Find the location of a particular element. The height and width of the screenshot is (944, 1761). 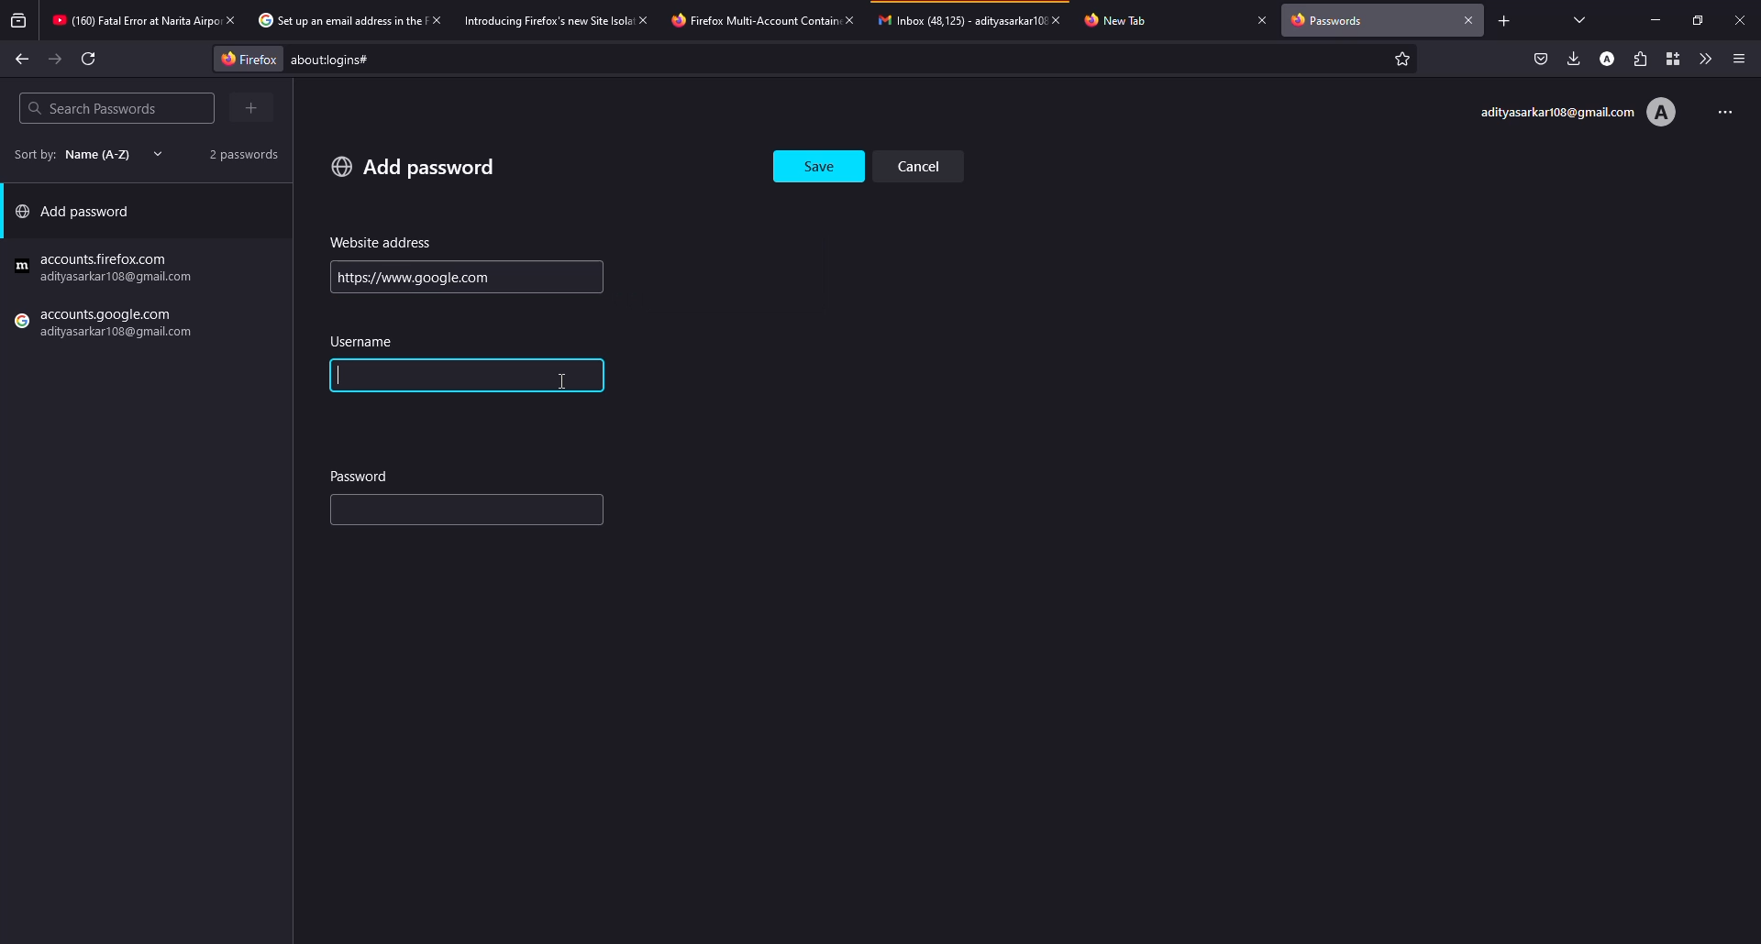

password is located at coordinates (361, 475).